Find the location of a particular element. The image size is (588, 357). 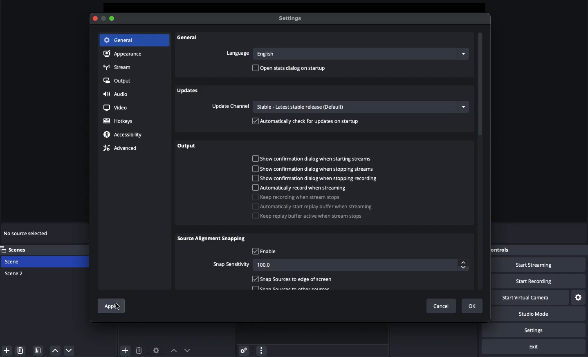

Settings is located at coordinates (539, 330).